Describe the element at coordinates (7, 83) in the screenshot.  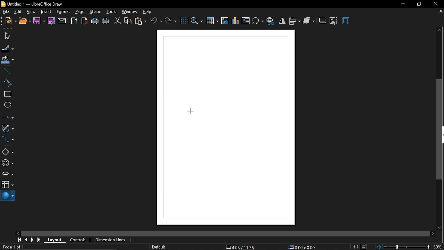
I see `curve` at that location.